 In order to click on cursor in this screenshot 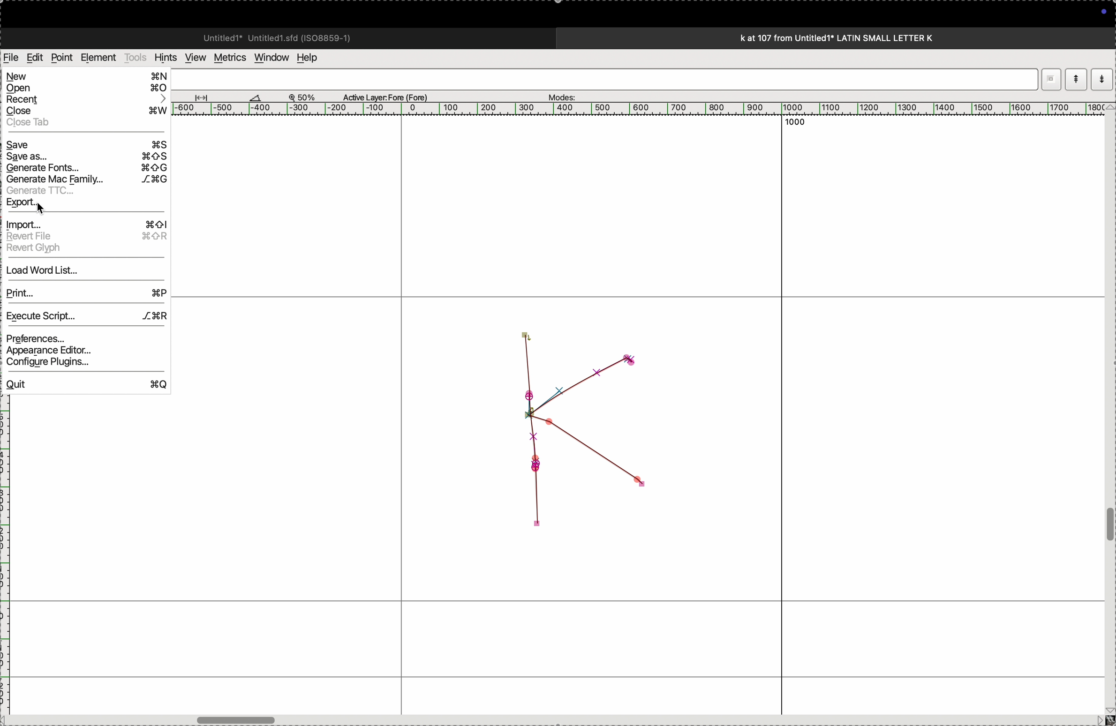, I will do `click(23, 64)`.